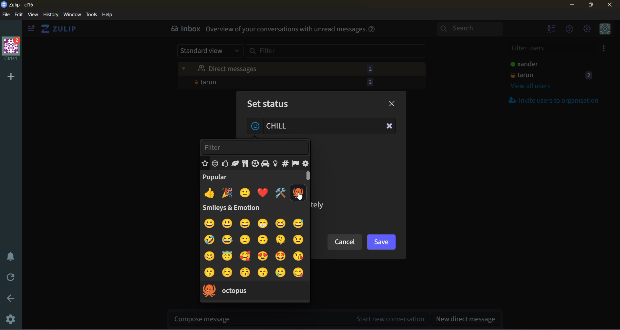 This screenshot has width=620, height=330. Describe the element at coordinates (300, 317) in the screenshot. I see `start new conversation` at that location.